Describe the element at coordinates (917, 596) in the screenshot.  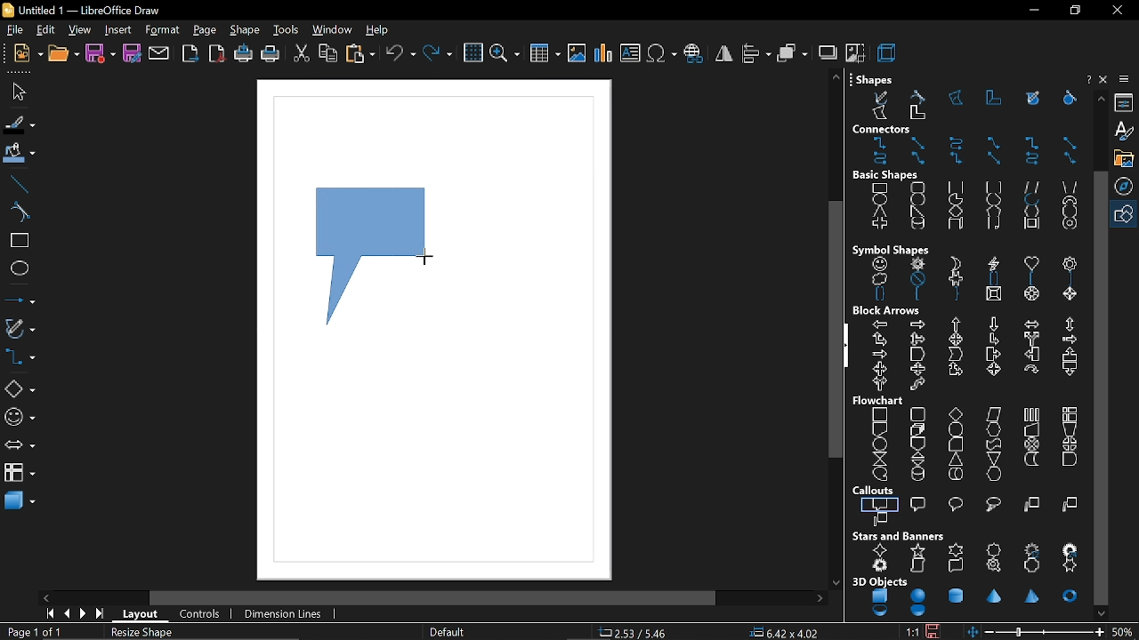
I see `sphere` at that location.